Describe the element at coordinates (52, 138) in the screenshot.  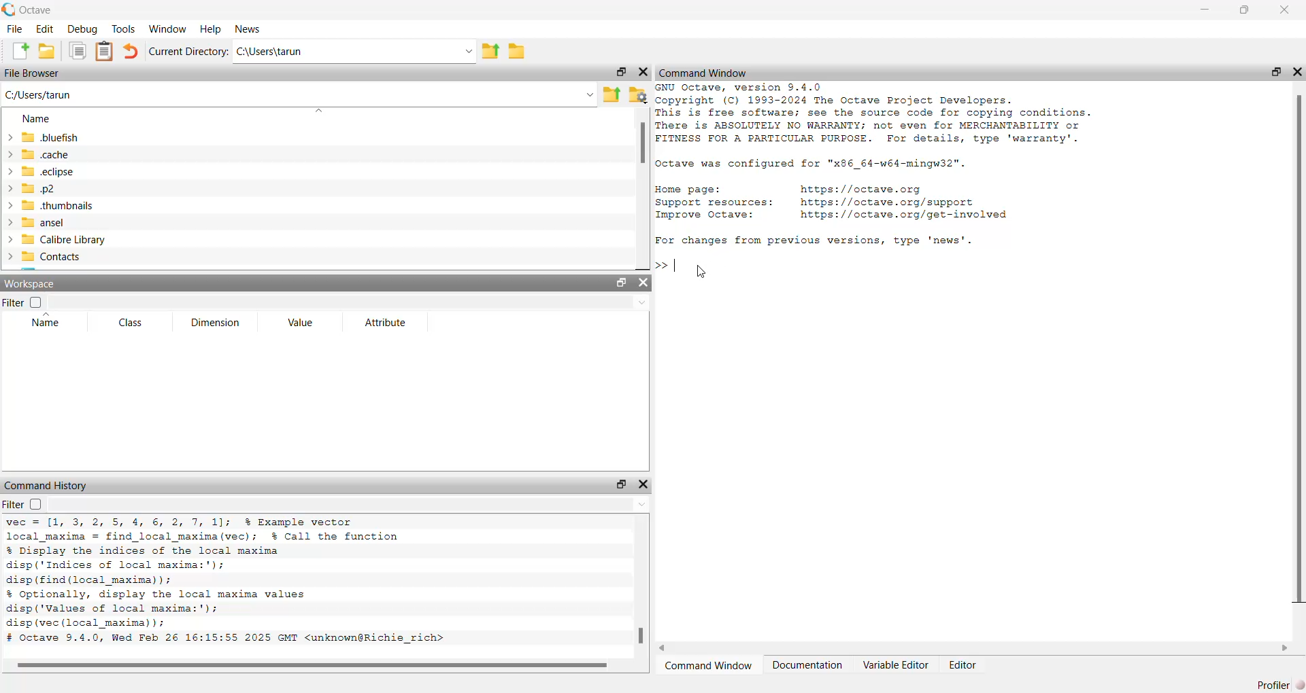
I see `.bluefish` at that location.